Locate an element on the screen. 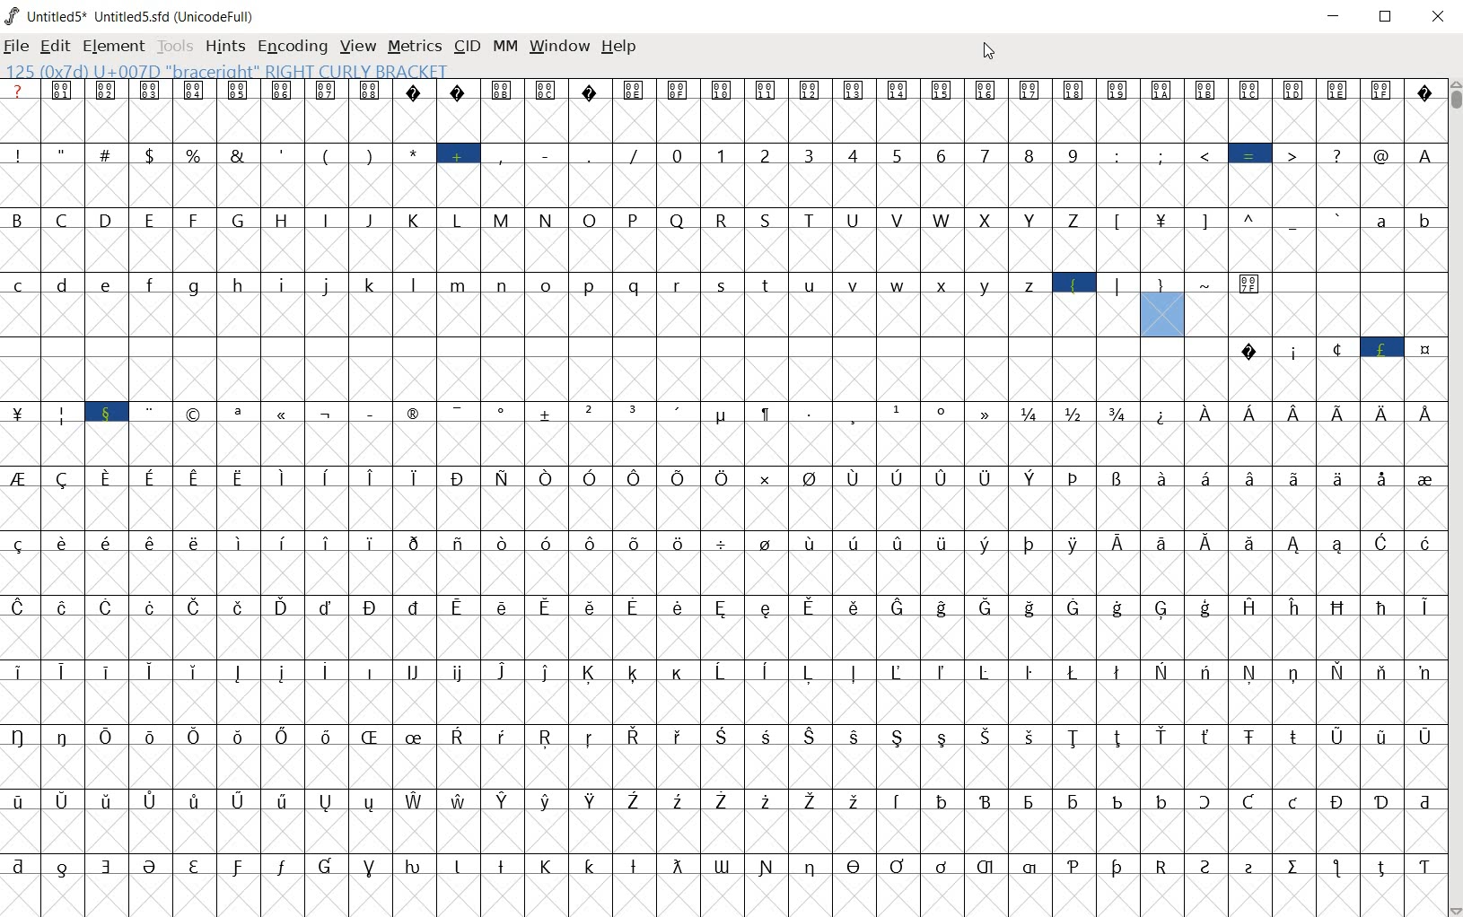 Image resolution: width=1463 pixels, height=917 pixels. Untitled5* Untitled5.sfd (UnicodeFull) is located at coordinates (132, 15).